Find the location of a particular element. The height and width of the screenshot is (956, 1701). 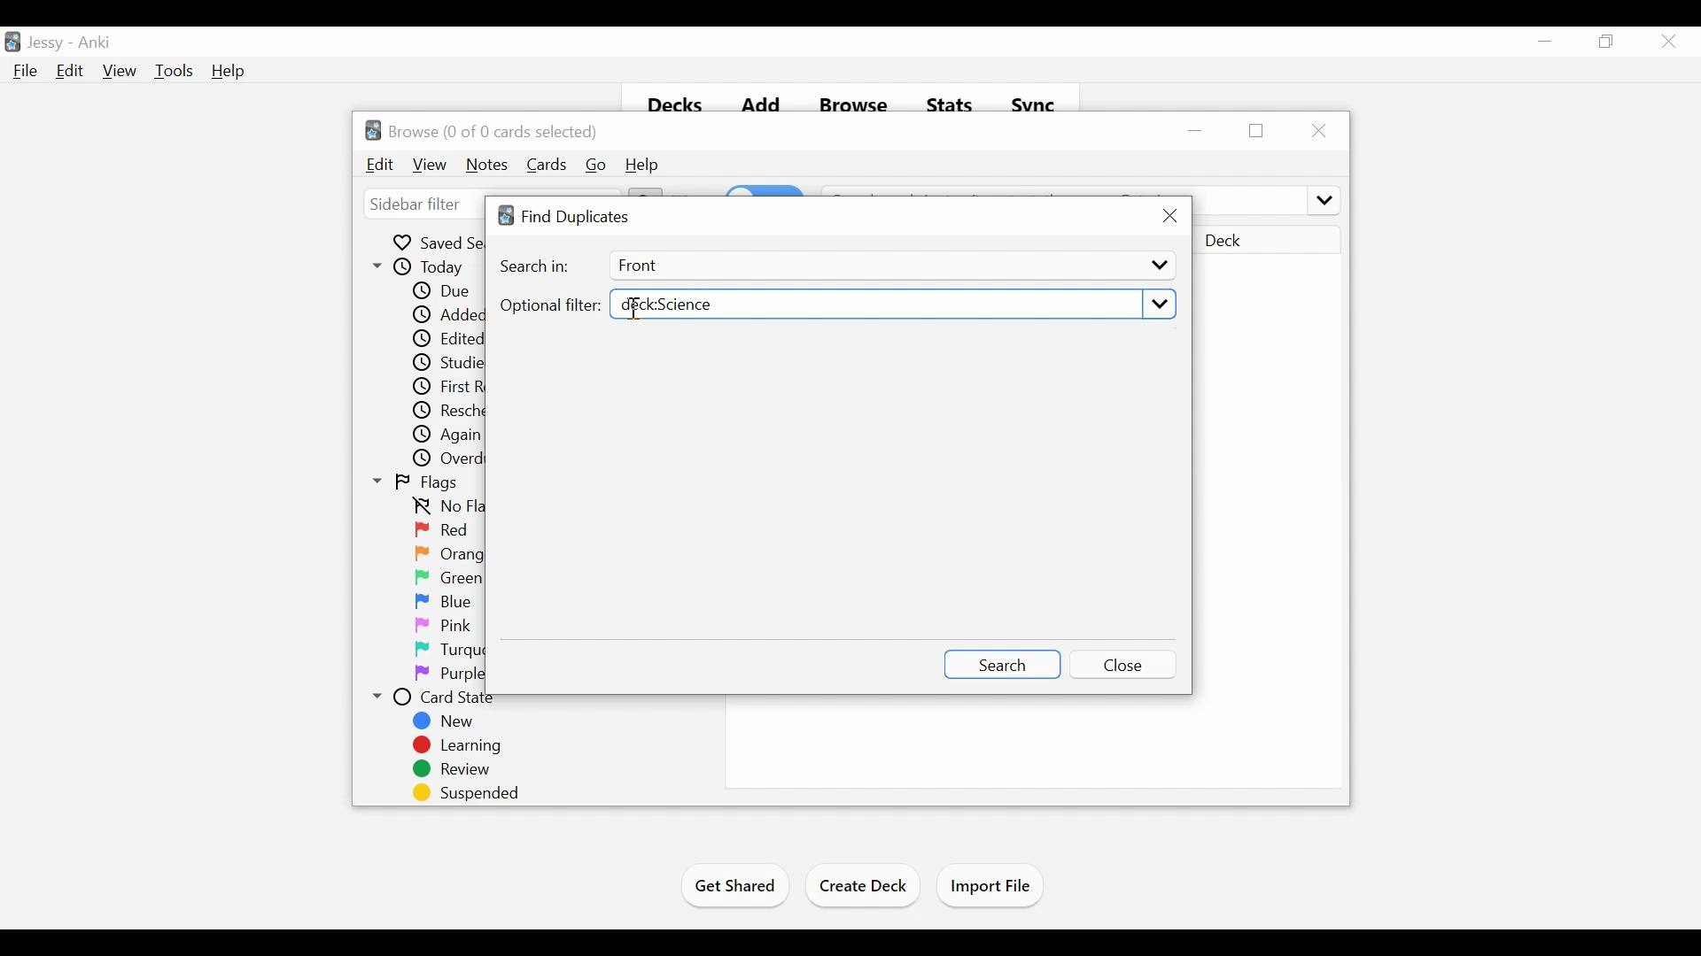

Cards is located at coordinates (548, 165).